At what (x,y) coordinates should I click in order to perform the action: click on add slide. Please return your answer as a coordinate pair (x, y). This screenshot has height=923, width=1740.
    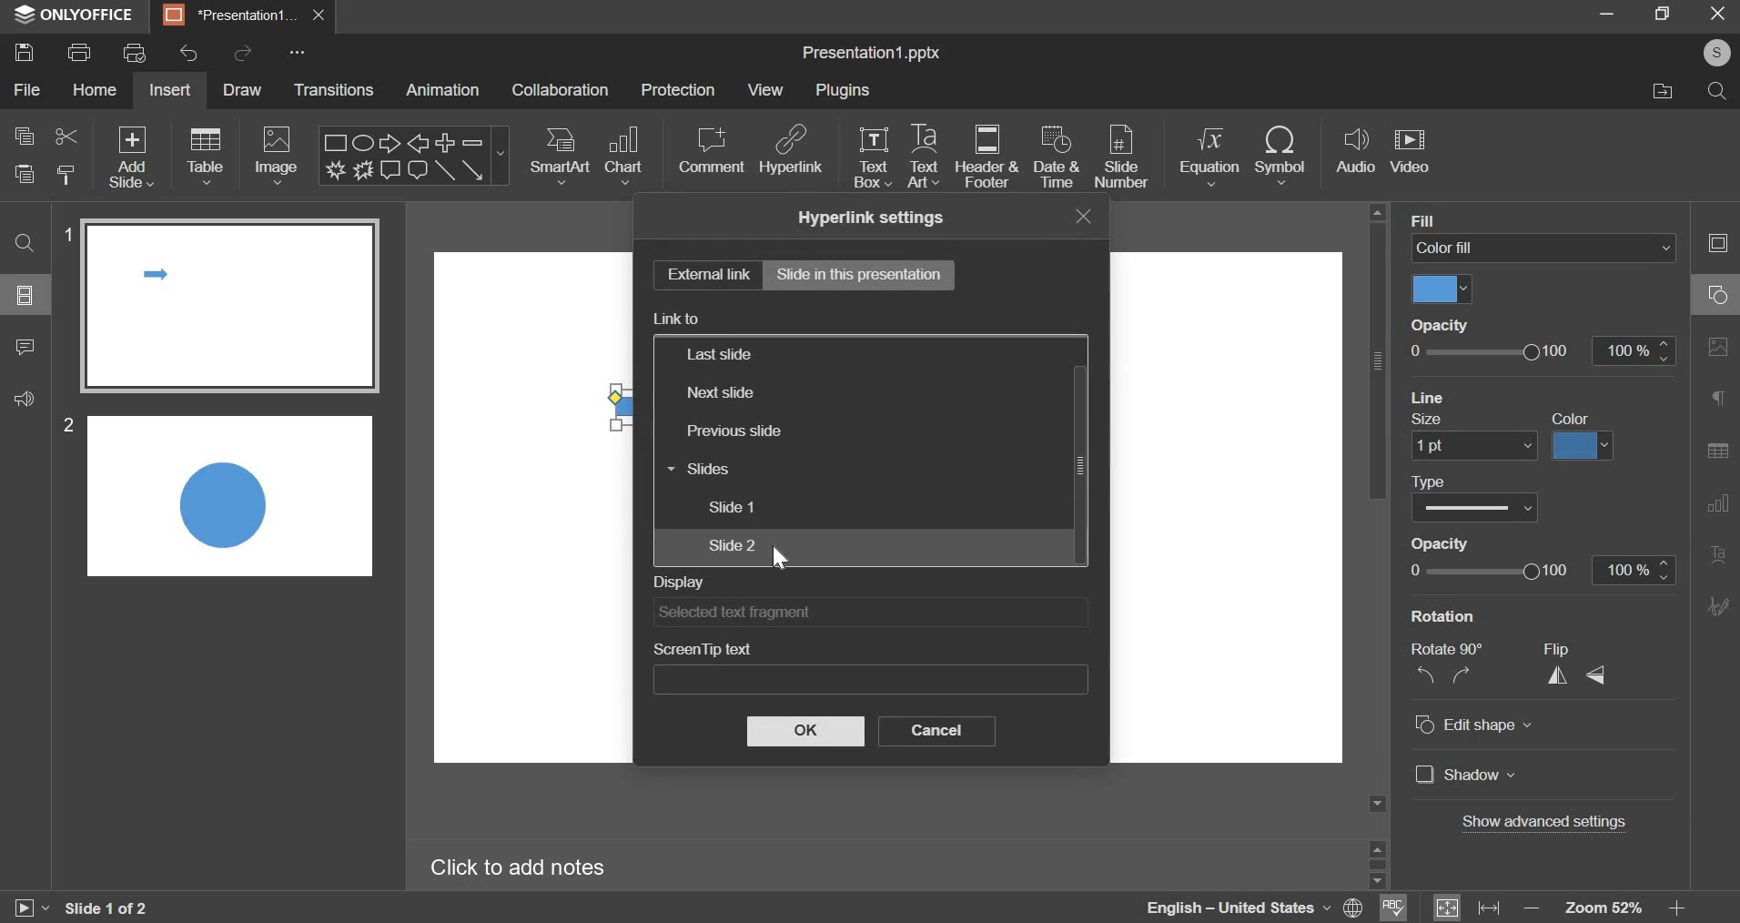
    Looking at the image, I should click on (132, 157).